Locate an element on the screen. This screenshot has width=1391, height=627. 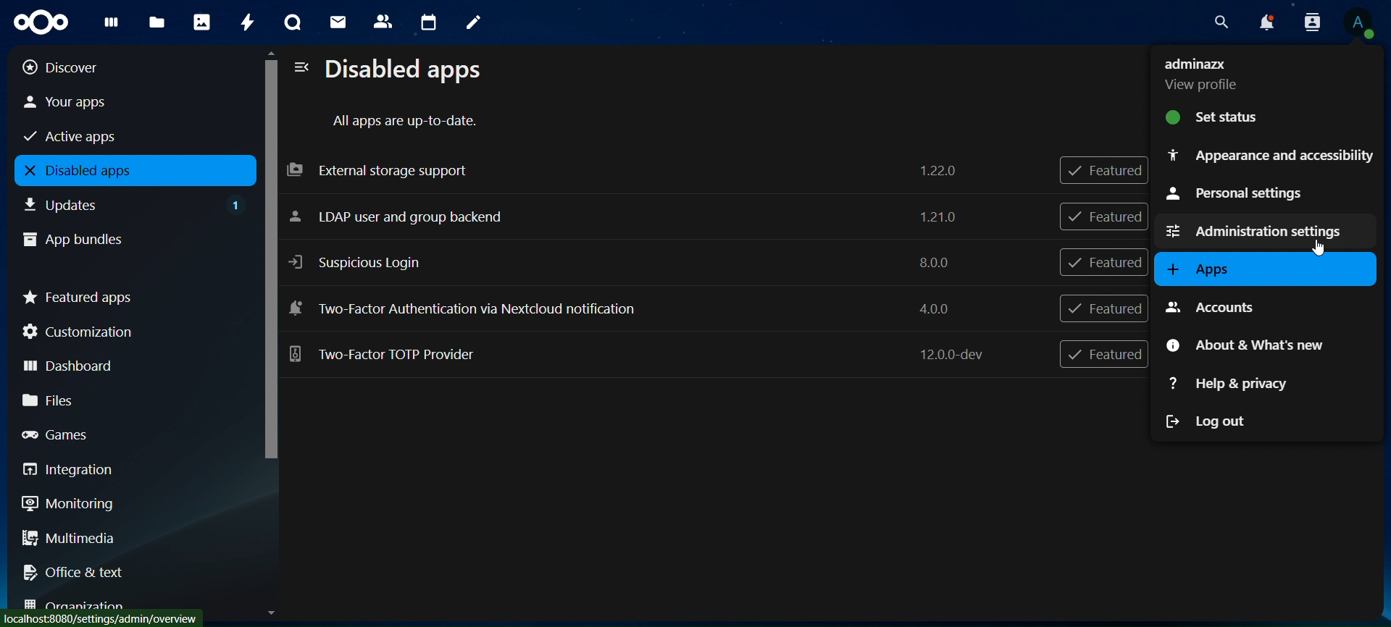
log out is located at coordinates (1209, 421).